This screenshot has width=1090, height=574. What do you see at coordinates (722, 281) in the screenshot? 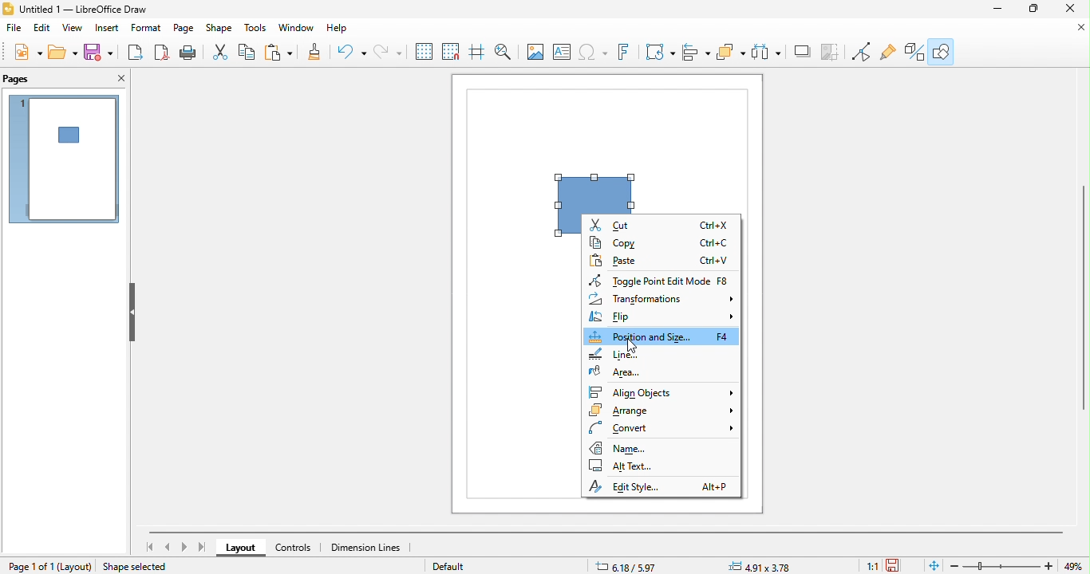
I see `Shortcut key` at bounding box center [722, 281].